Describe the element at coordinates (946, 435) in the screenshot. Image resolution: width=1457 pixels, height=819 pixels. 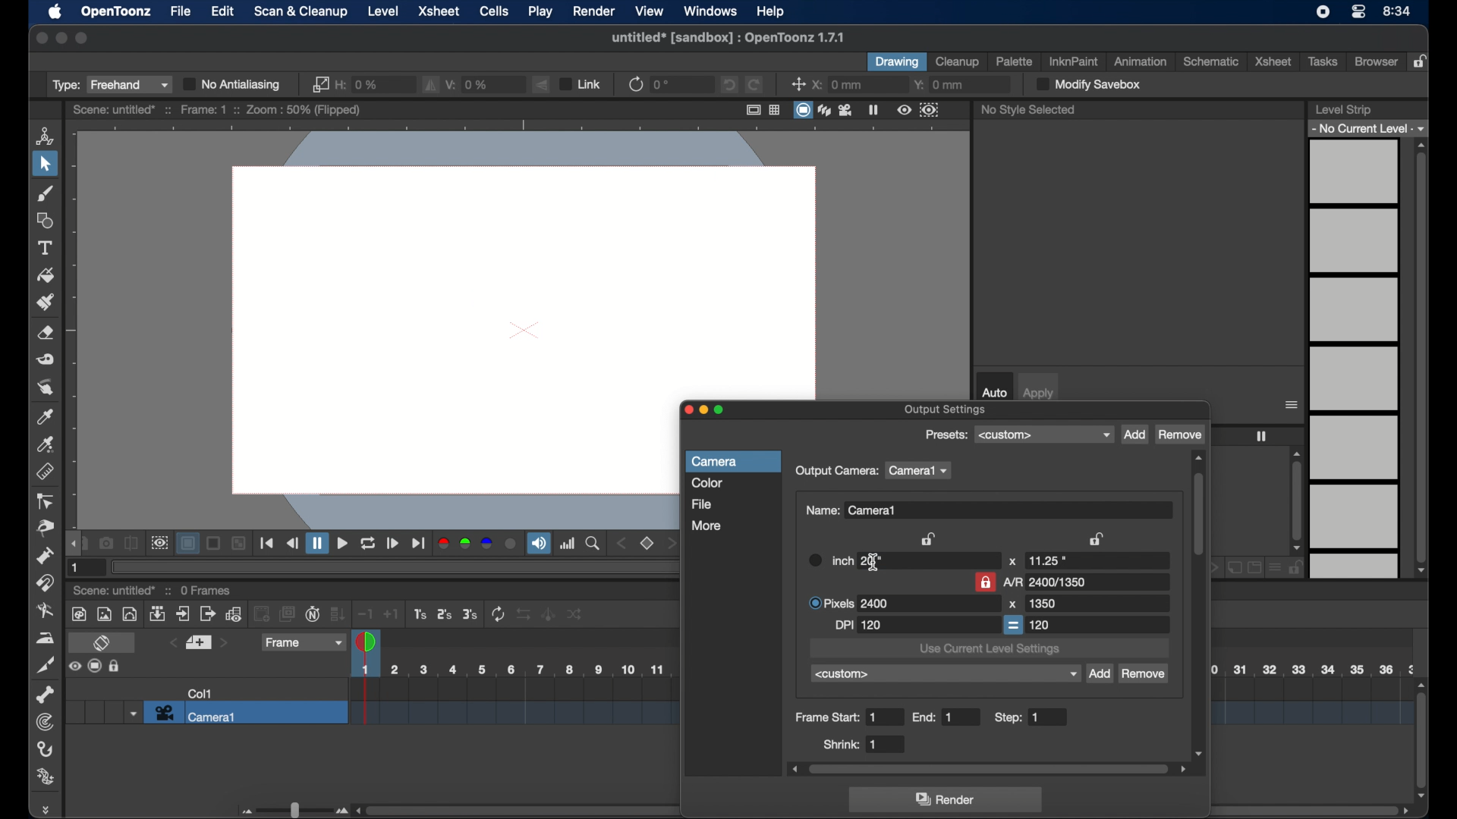
I see `` at that location.